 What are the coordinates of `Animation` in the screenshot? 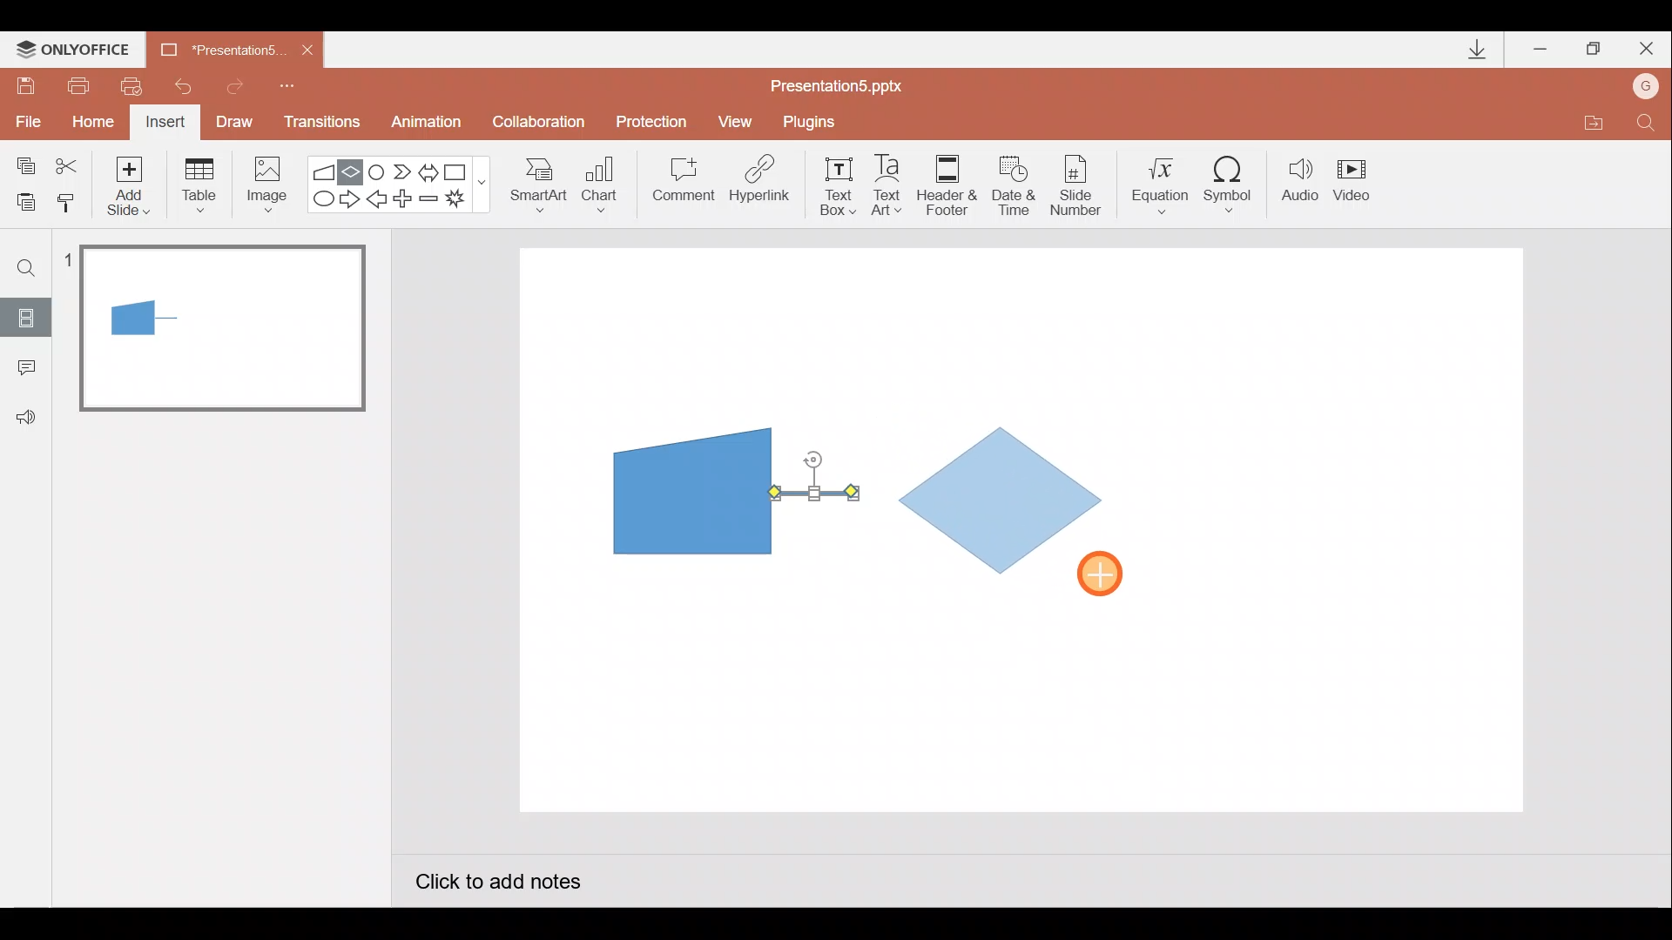 It's located at (428, 124).